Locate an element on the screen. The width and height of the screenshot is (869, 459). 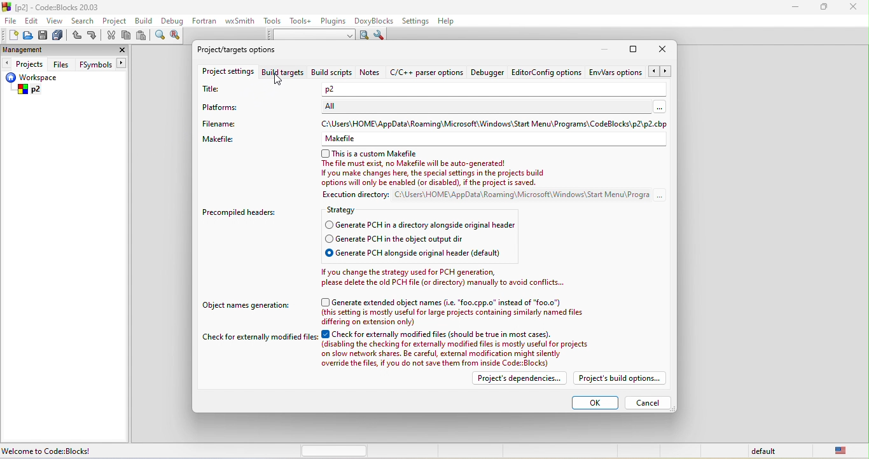
default is located at coordinates (765, 451).